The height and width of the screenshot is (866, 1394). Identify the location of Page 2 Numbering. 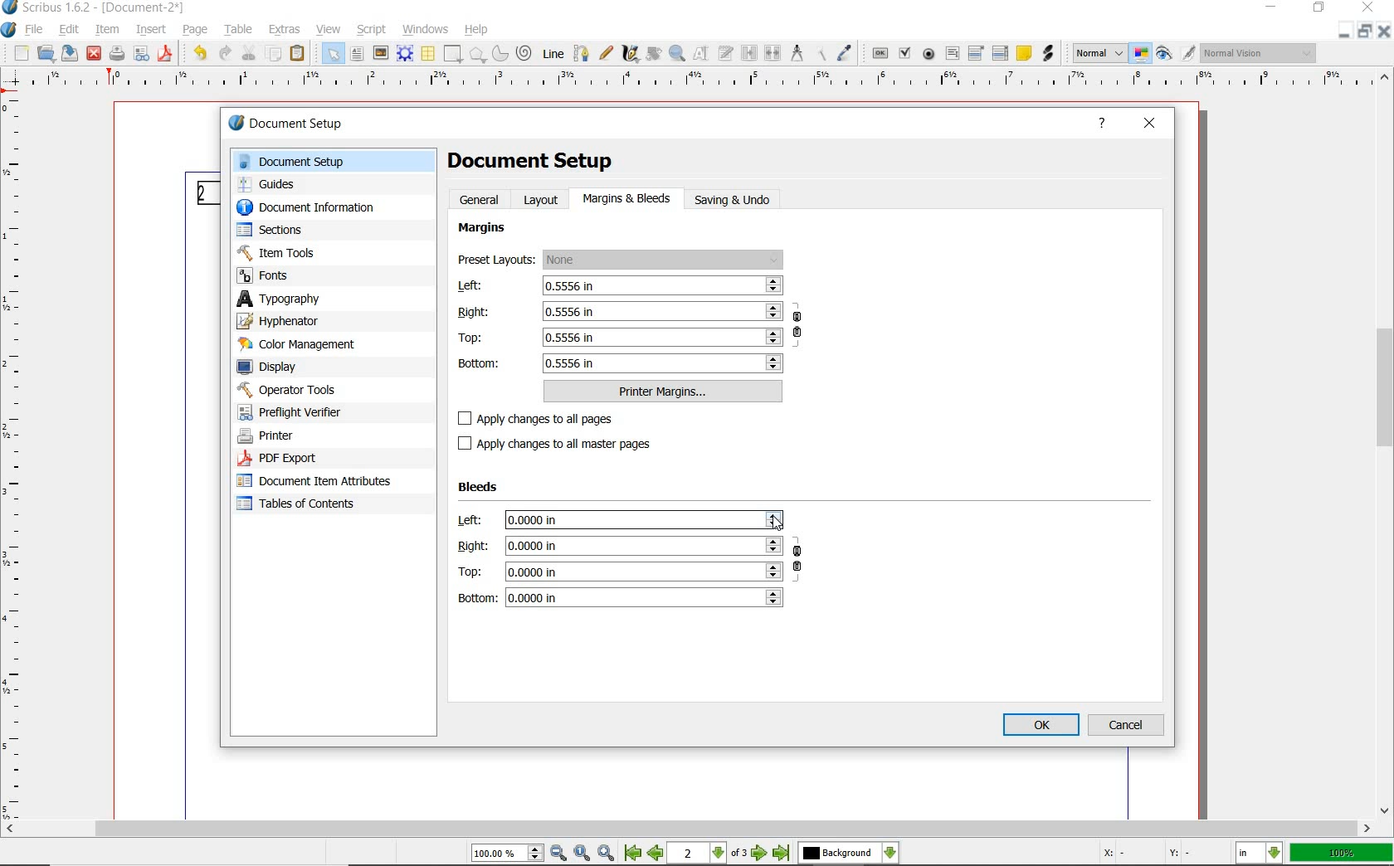
(206, 193).